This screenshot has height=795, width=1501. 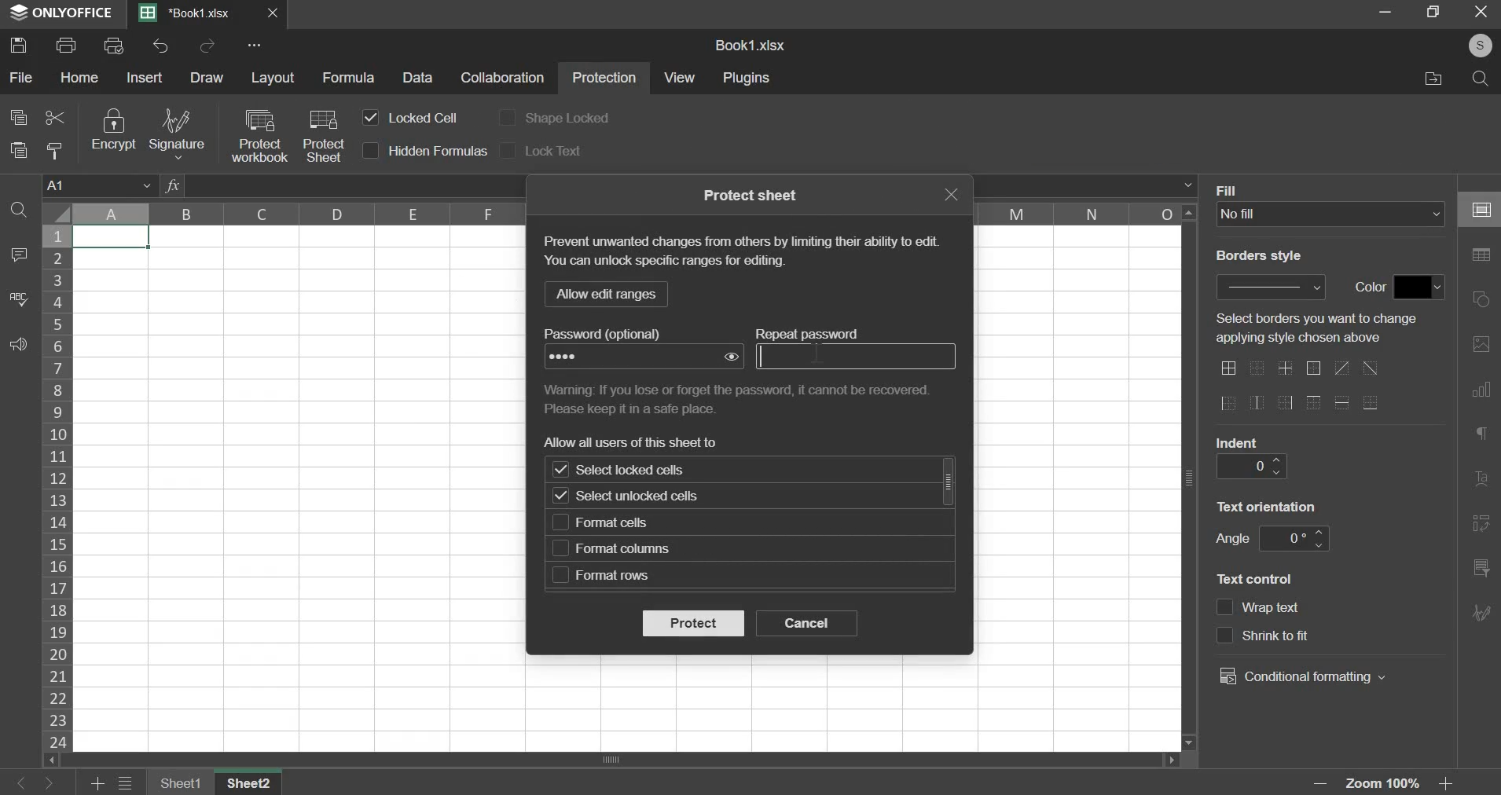 What do you see at coordinates (613, 333) in the screenshot?
I see `text` at bounding box center [613, 333].